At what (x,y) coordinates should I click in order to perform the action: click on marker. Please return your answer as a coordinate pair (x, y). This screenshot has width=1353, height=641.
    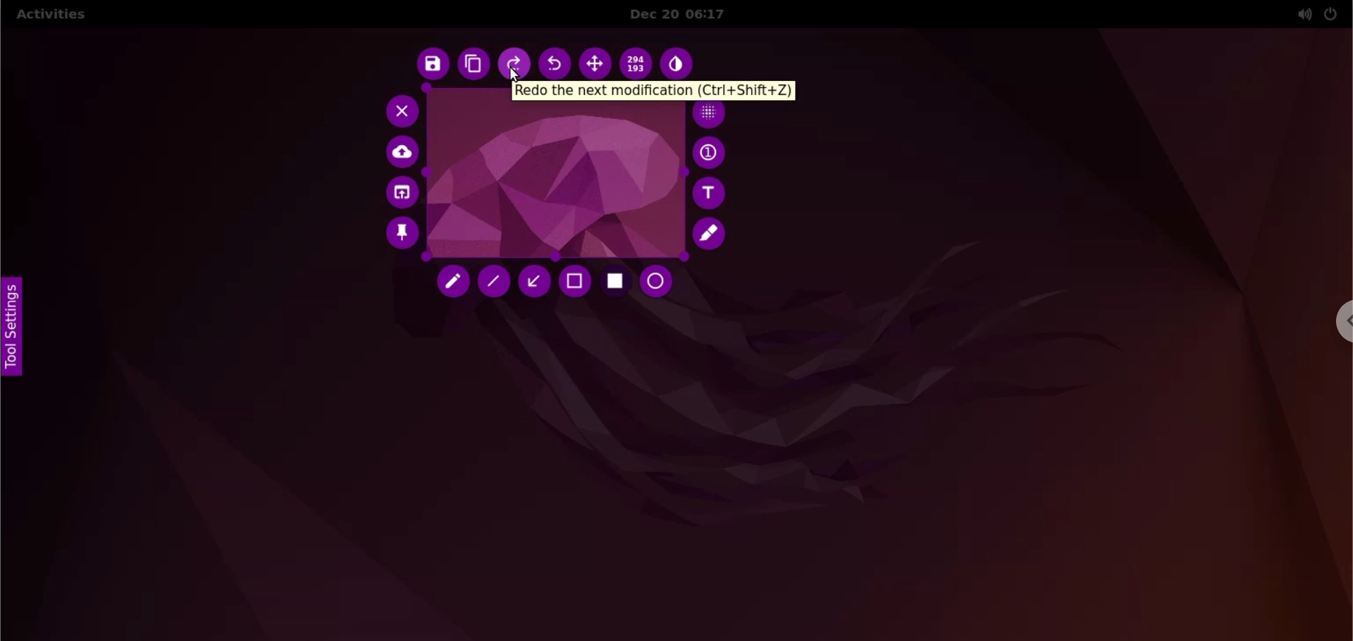
    Looking at the image, I should click on (712, 234).